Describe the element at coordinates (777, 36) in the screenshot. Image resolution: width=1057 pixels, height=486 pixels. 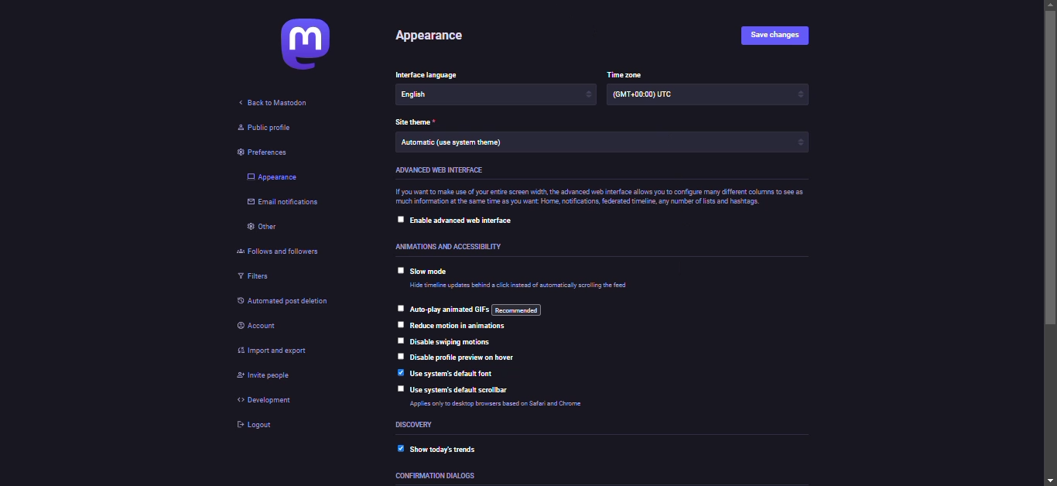
I see `save changes` at that location.